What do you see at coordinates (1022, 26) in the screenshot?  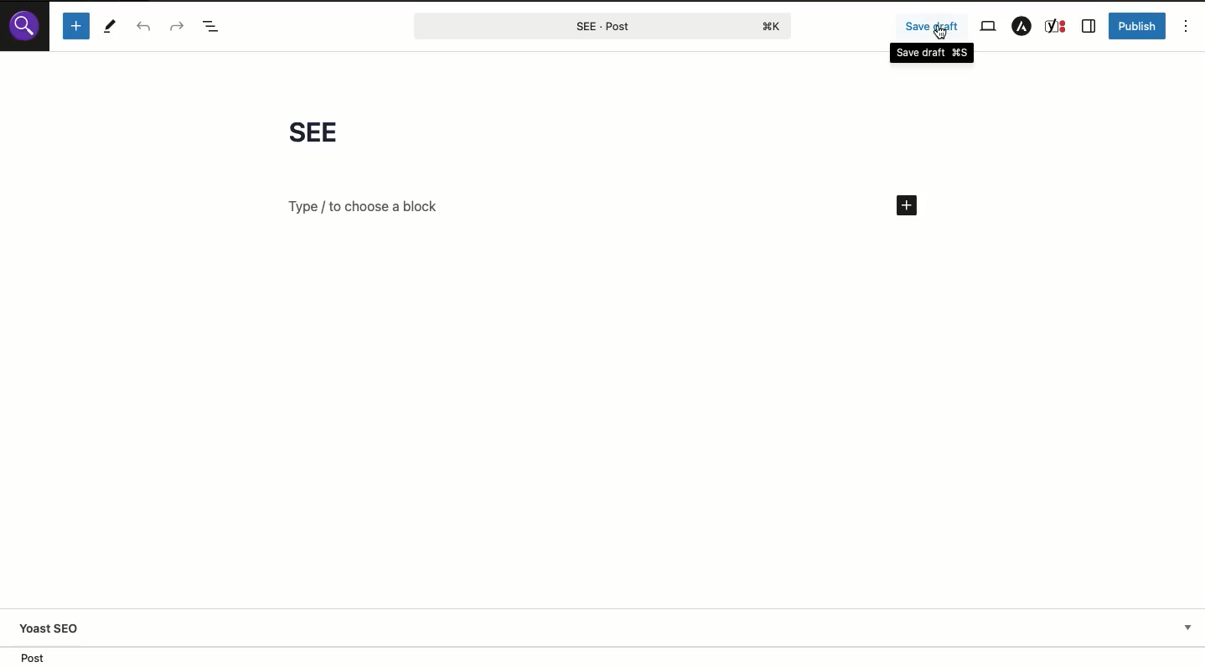 I see `Astra` at bounding box center [1022, 26].